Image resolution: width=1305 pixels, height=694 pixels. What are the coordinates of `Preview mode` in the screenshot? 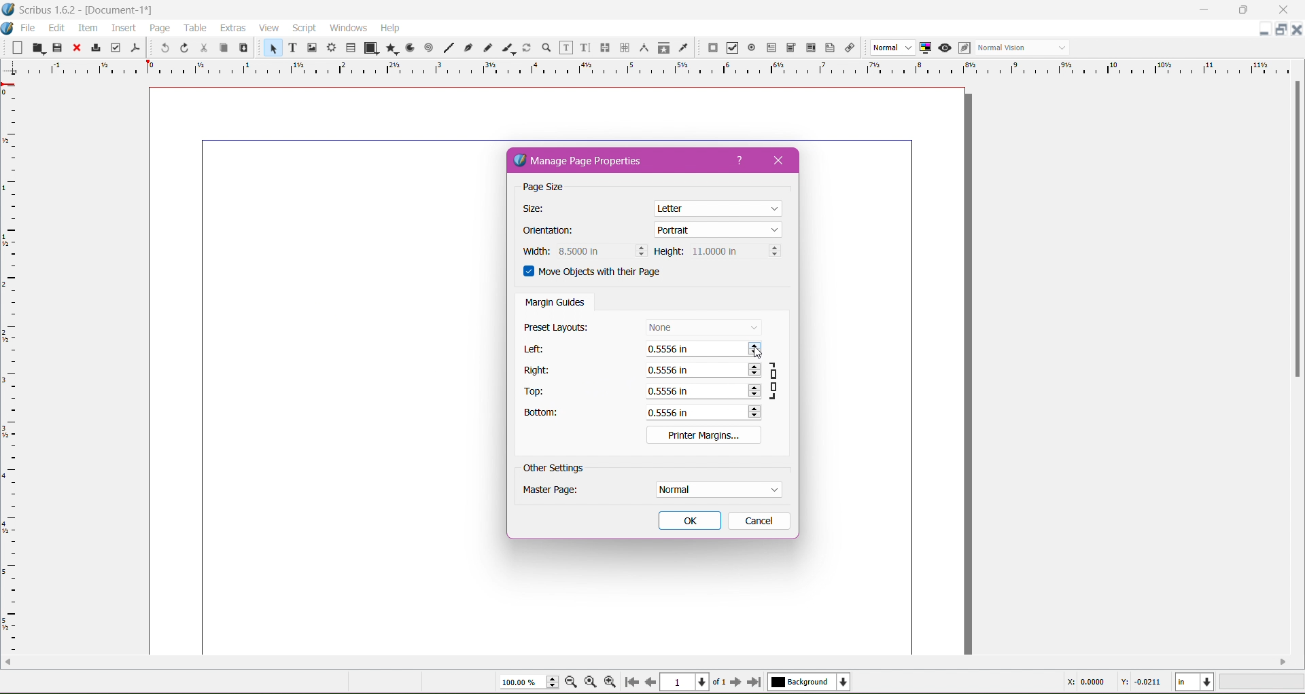 It's located at (945, 48).